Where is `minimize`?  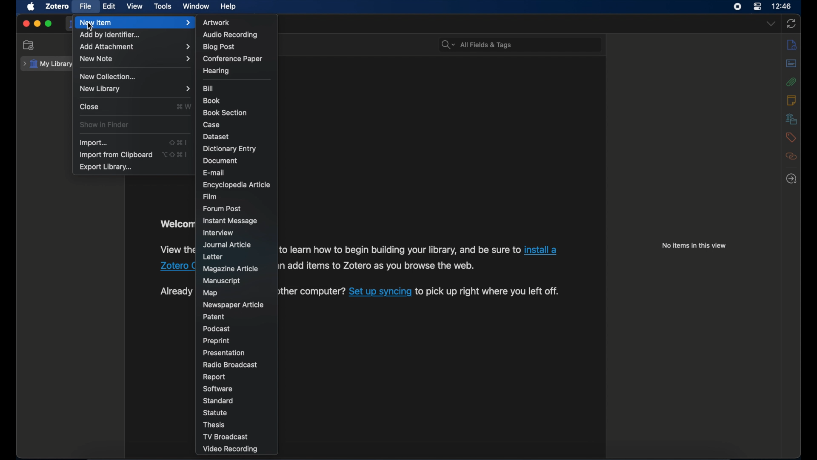
minimize is located at coordinates (37, 24).